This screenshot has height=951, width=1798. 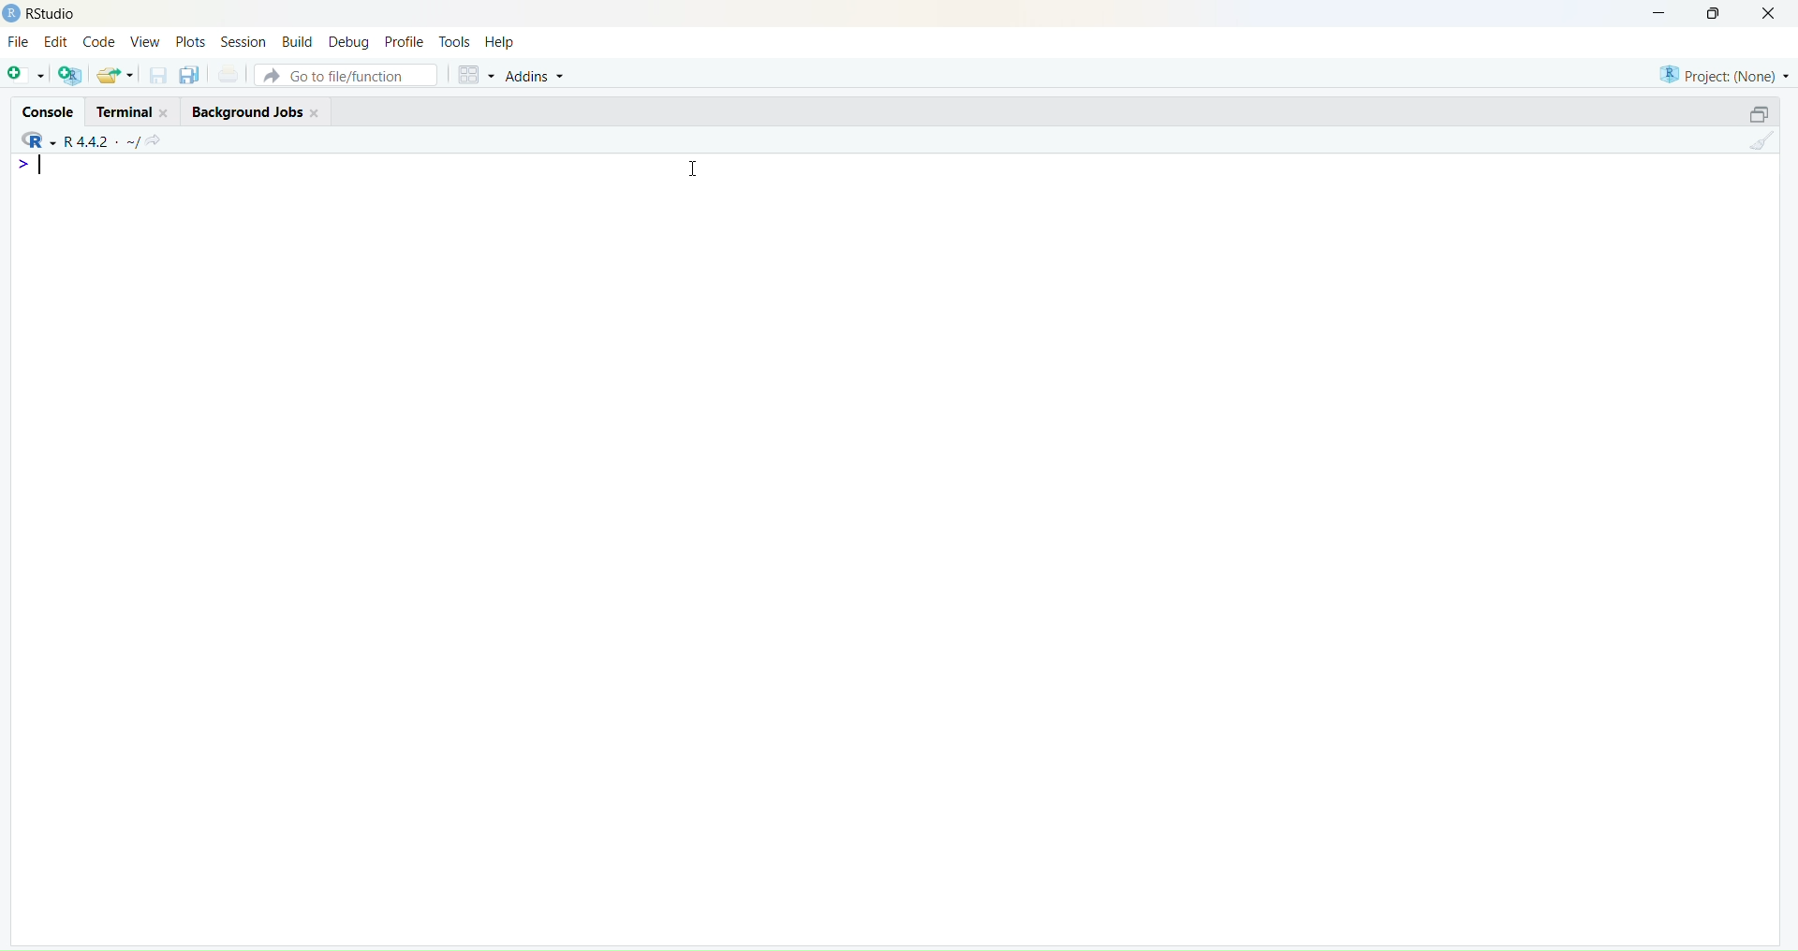 I want to click on RStudio, so click(x=55, y=14).